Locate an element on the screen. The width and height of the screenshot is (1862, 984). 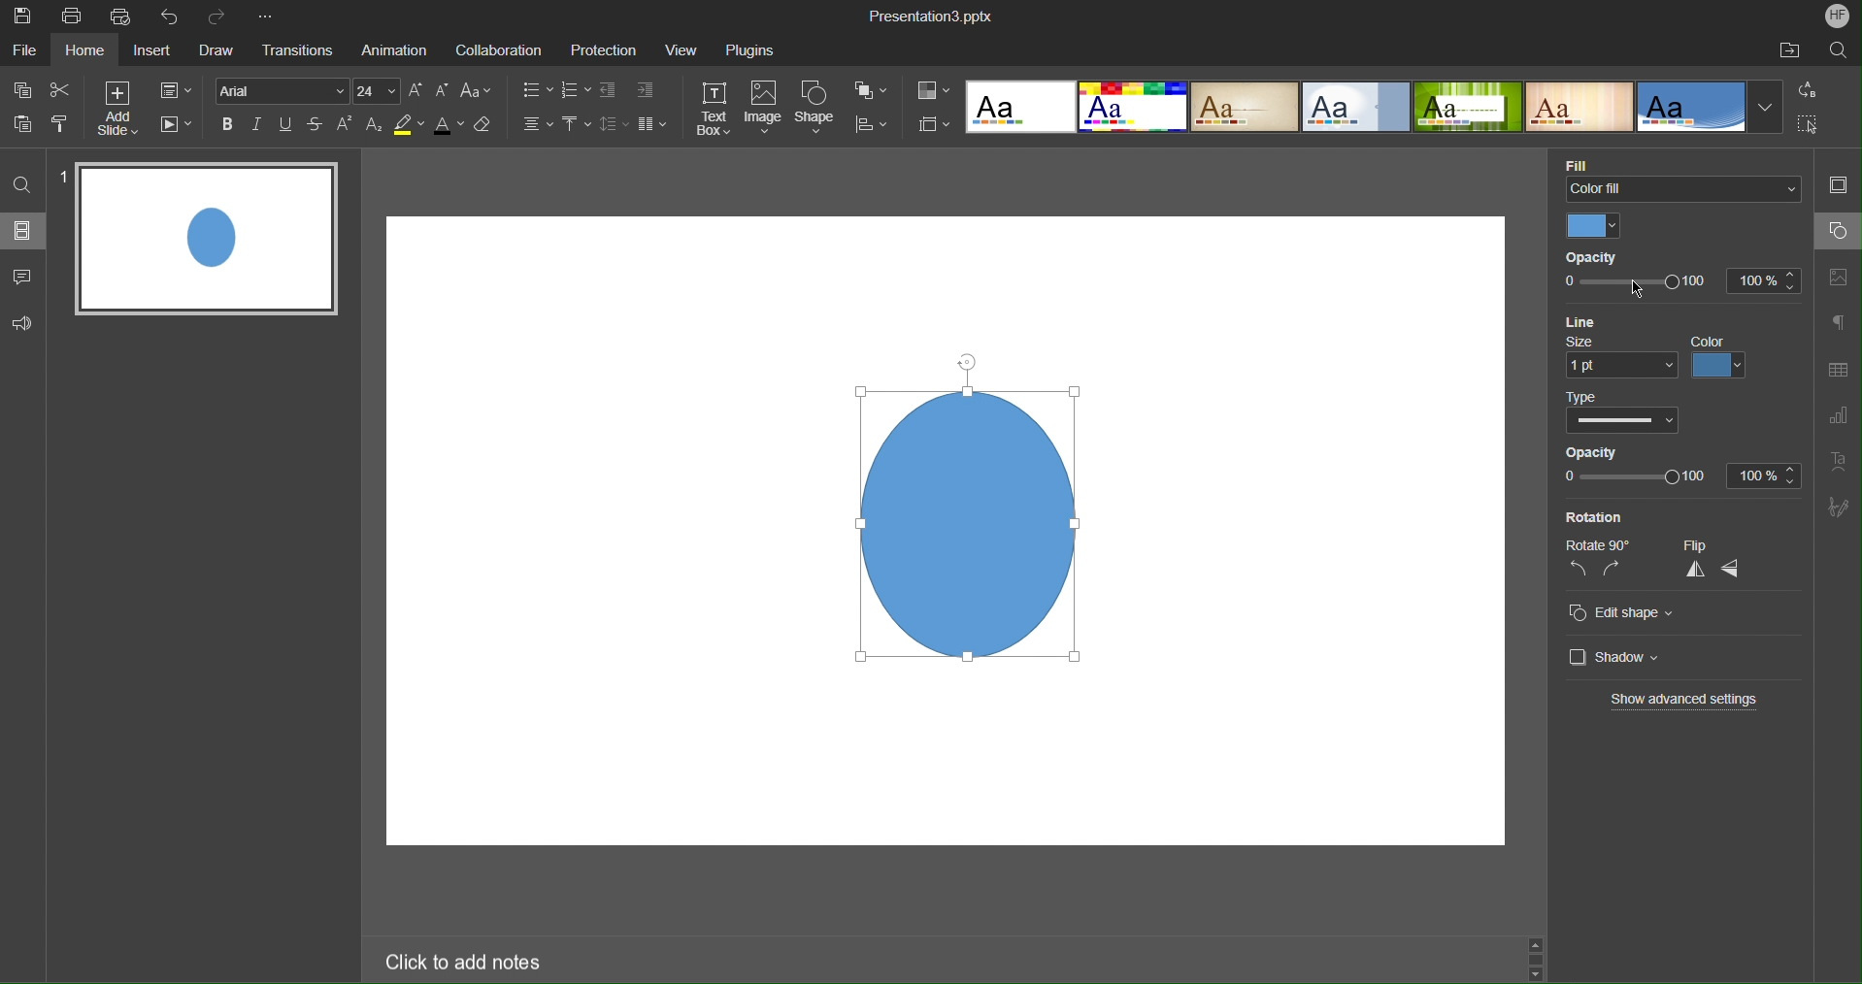
Size is located at coordinates (1615, 360).